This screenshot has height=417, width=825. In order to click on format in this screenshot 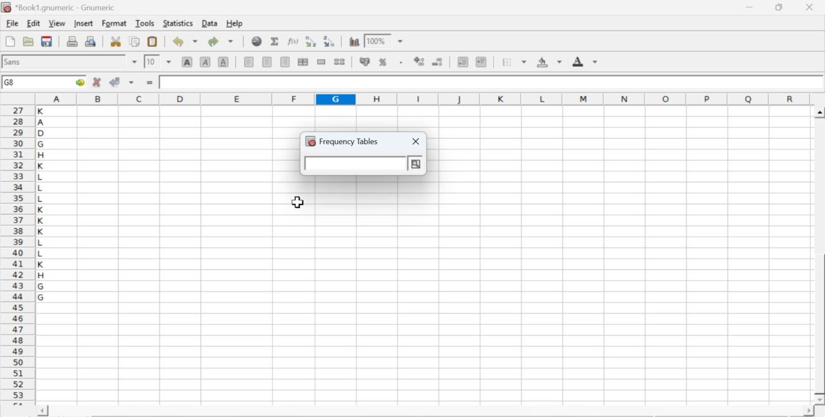, I will do `click(115, 23)`.